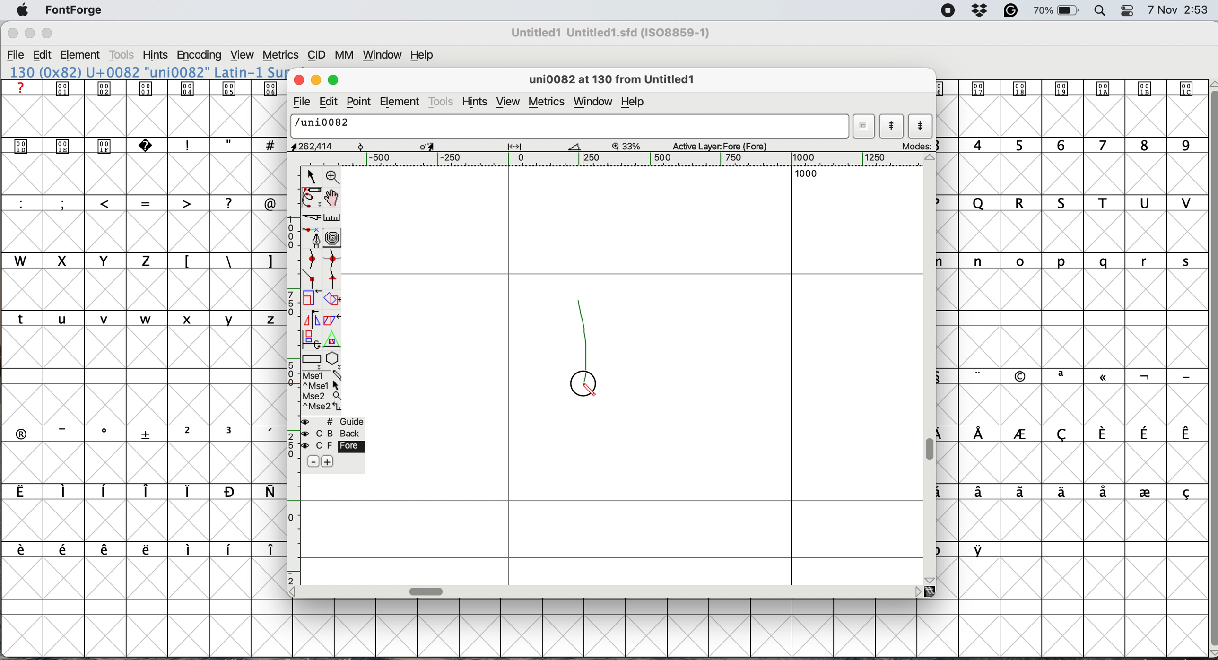 The height and width of the screenshot is (660, 1218). I want to click on lowercase letters, so click(1065, 261).